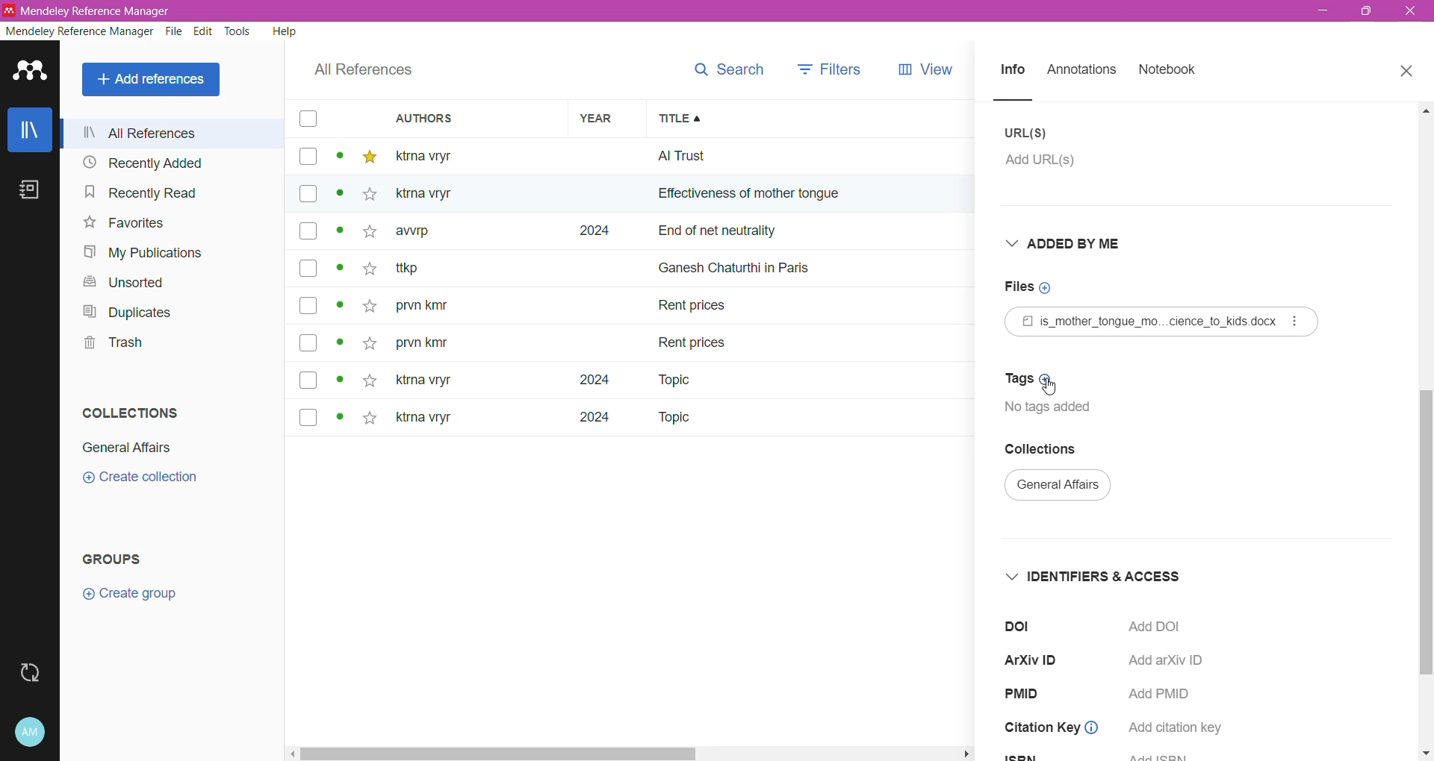  I want to click on Duplicates, so click(128, 312).